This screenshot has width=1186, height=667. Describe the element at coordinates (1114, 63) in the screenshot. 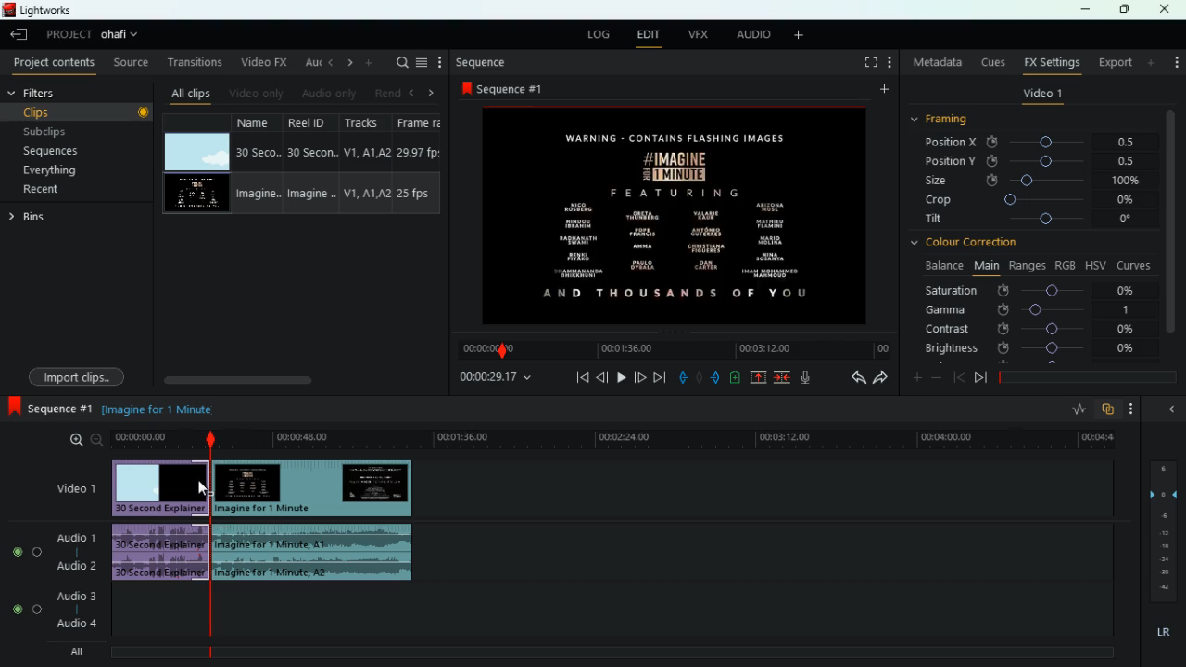

I see `export` at that location.